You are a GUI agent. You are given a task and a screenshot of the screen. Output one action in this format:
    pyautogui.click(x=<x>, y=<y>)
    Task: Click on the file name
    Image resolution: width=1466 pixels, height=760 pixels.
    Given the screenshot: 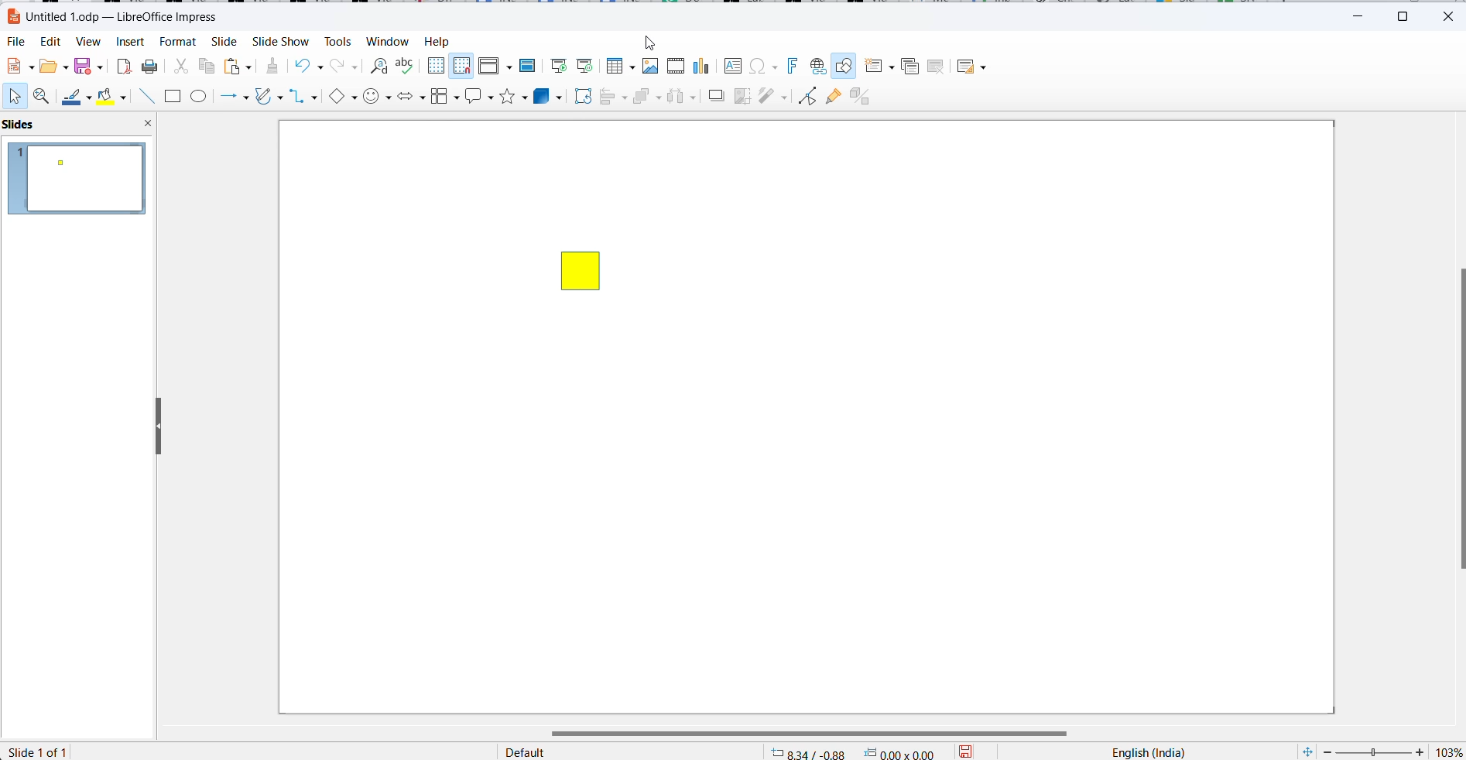 What is the action you would take?
    pyautogui.click(x=113, y=15)
    